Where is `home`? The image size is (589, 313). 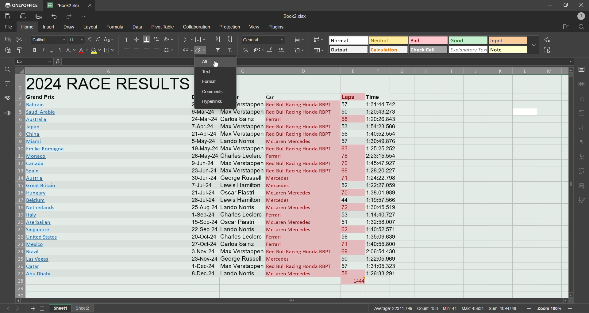
home is located at coordinates (29, 28).